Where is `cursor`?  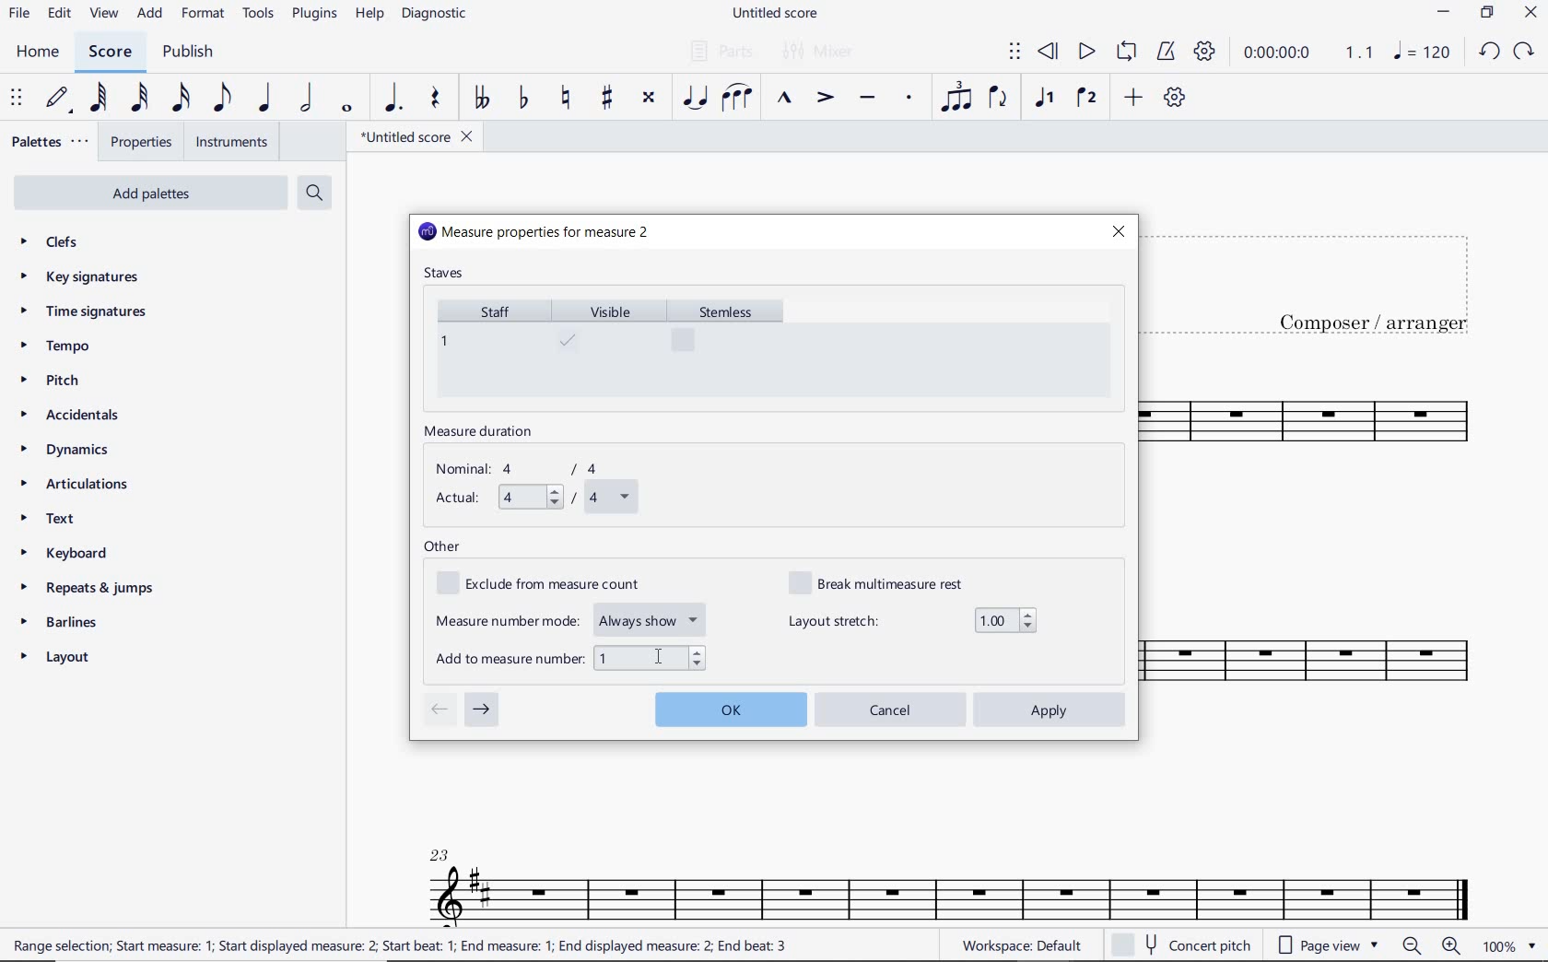 cursor is located at coordinates (653, 656).